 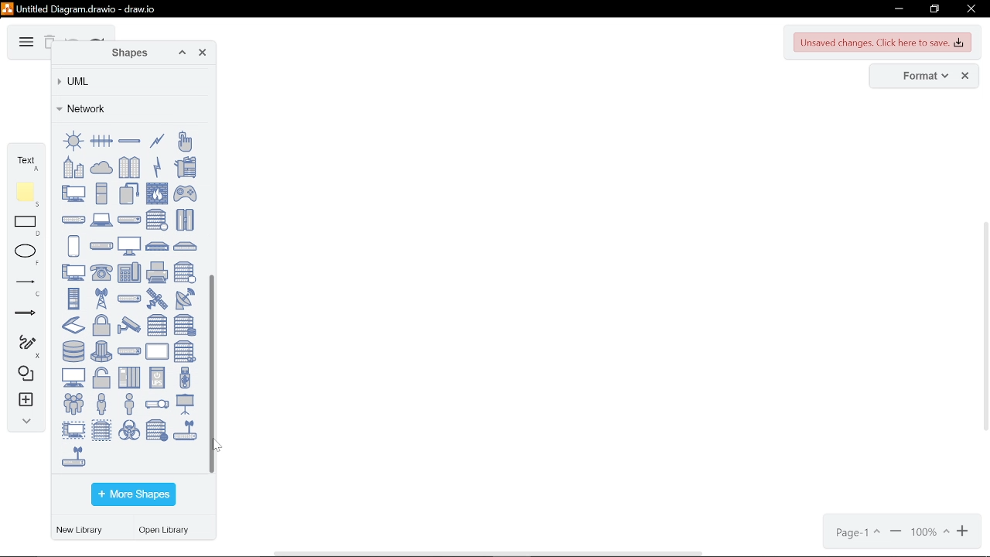 I want to click on zoom in, so click(x=896, y=533).